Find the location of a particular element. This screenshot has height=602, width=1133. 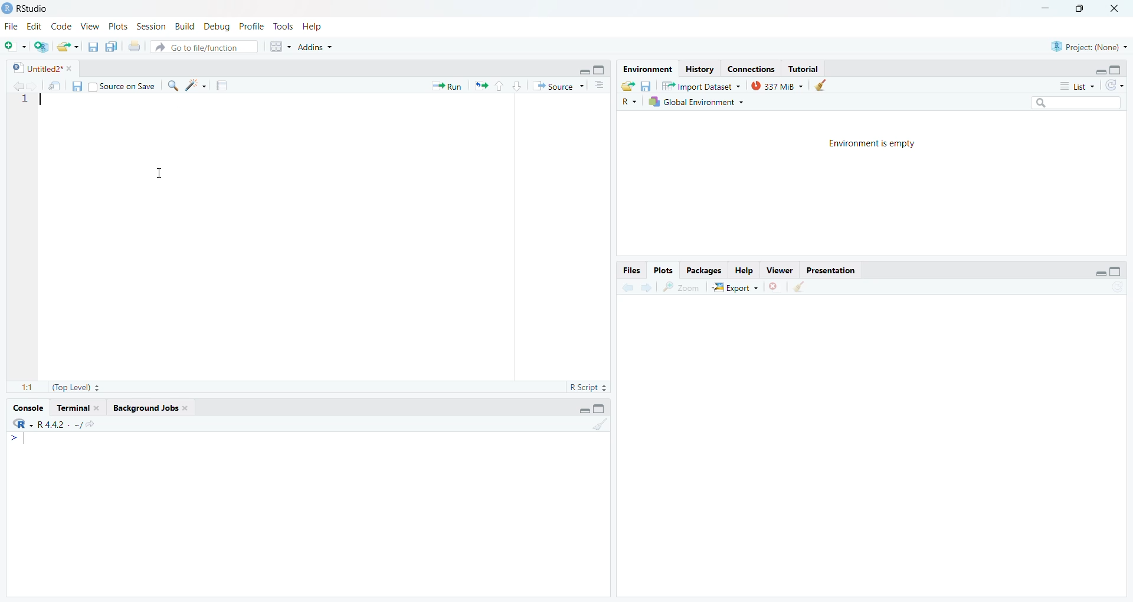

cursor is located at coordinates (163, 173).